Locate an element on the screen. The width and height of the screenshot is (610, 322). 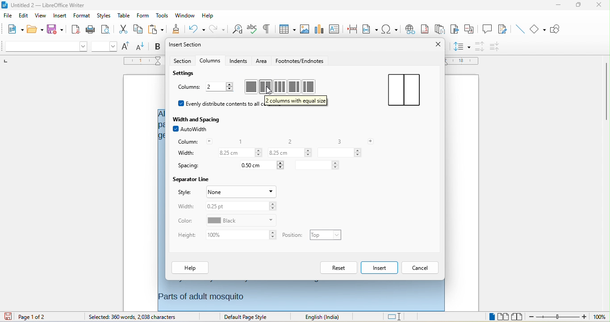
field is located at coordinates (370, 29).